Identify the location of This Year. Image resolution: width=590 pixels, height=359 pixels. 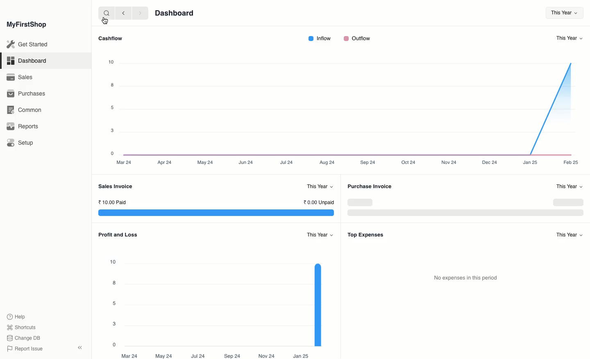
(570, 39).